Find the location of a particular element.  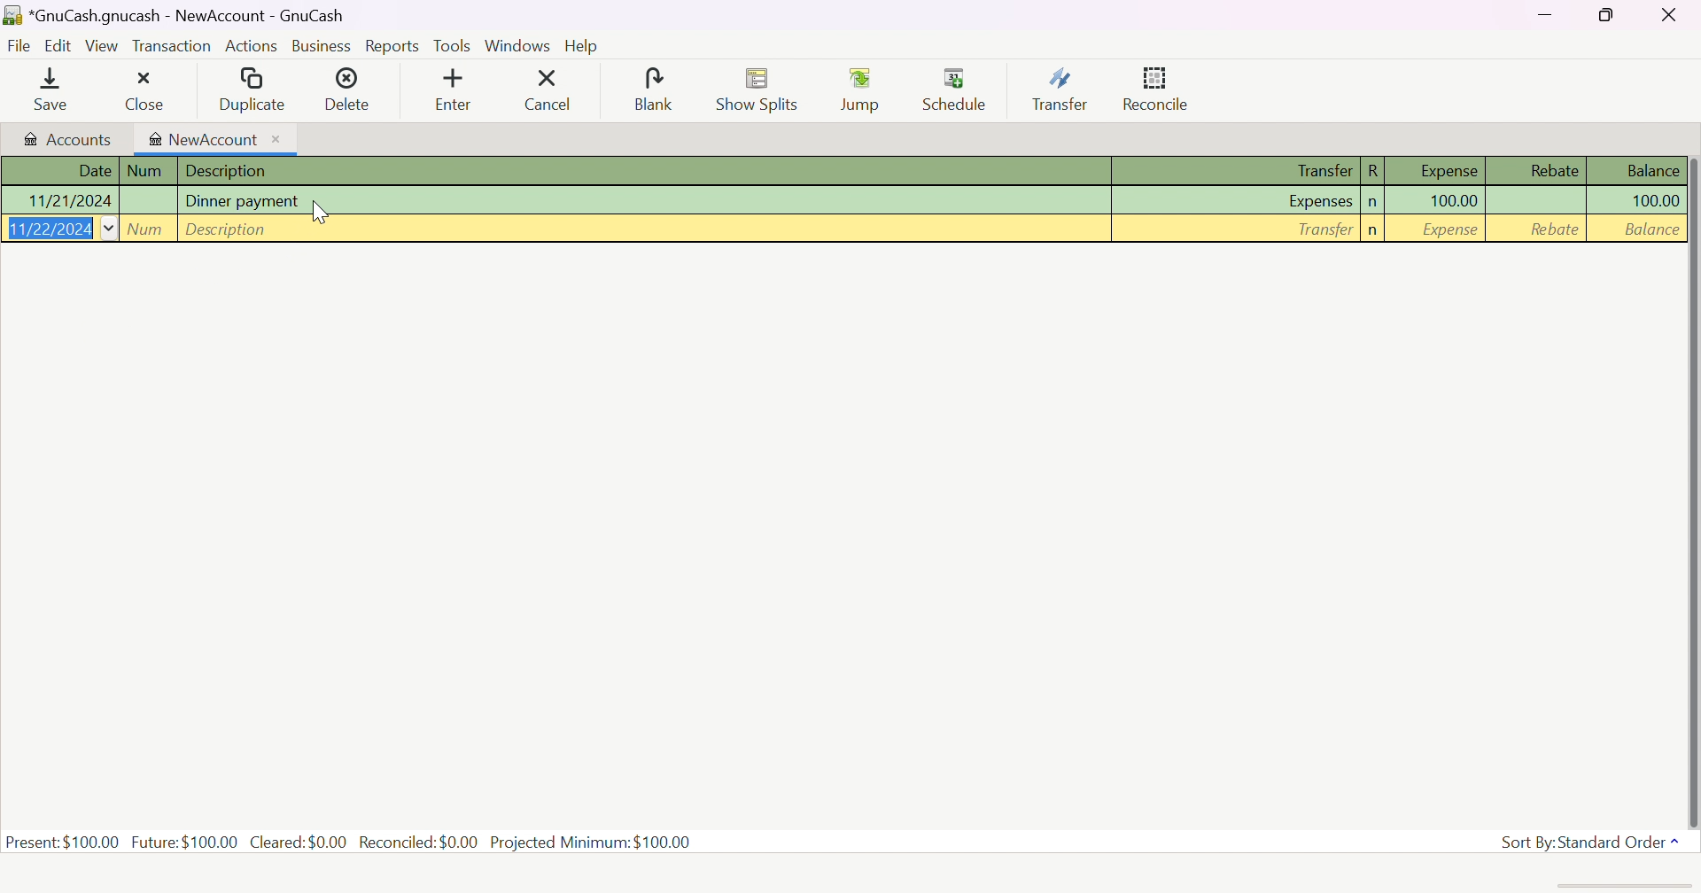

Close is located at coordinates (143, 93).